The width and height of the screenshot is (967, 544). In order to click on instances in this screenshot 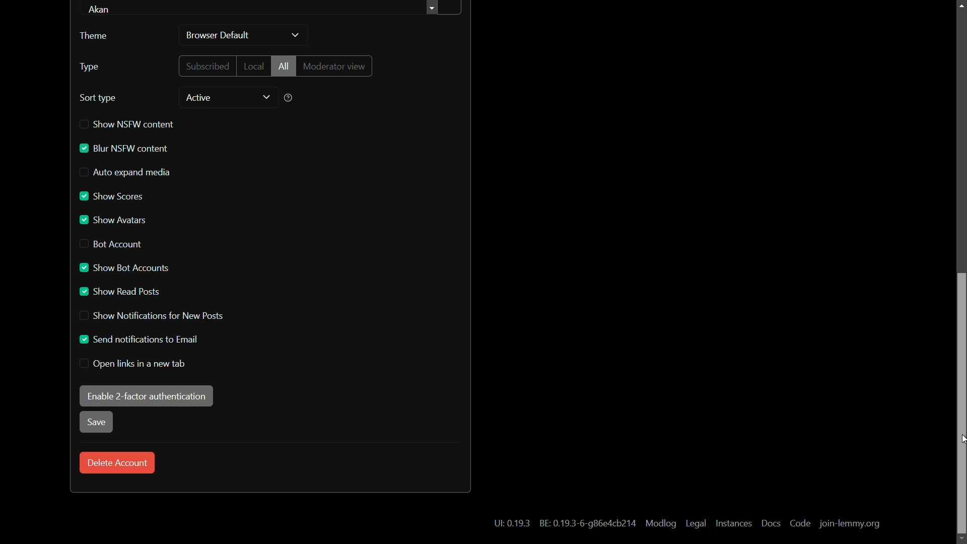, I will do `click(735, 523)`.